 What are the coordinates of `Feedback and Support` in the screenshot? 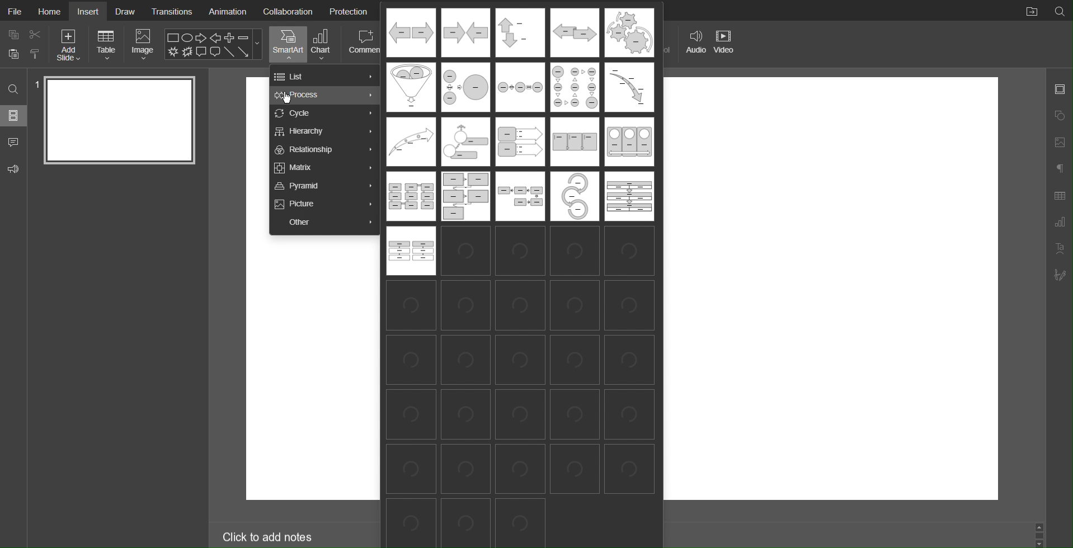 It's located at (14, 167).